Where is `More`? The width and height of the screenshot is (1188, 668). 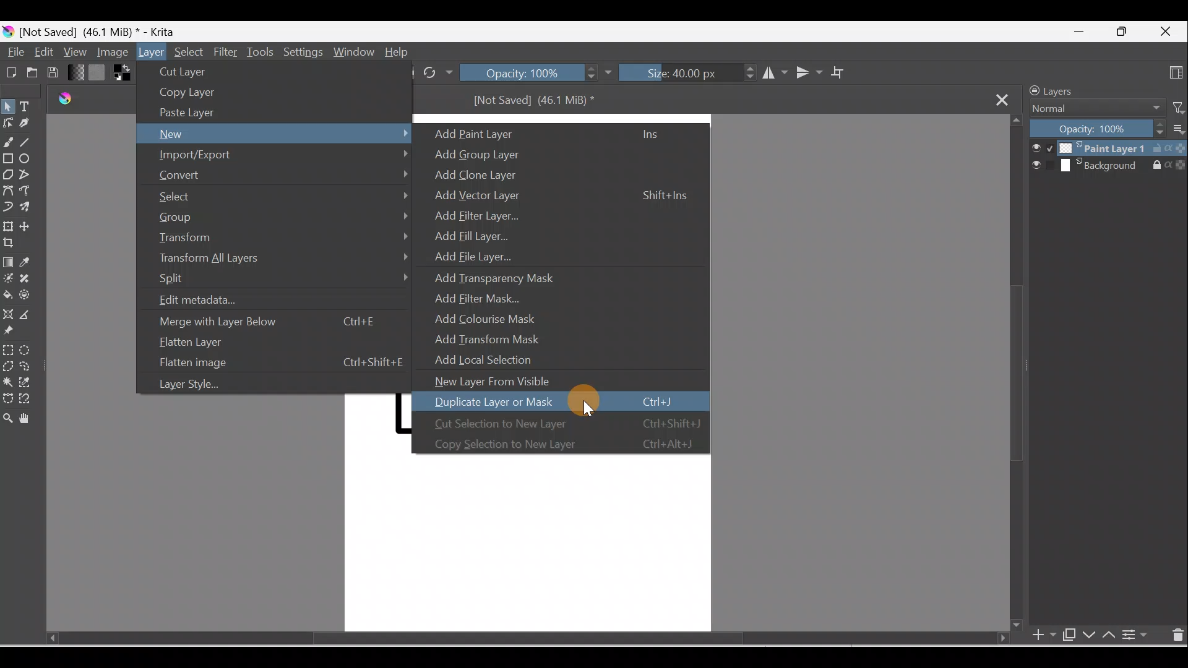 More is located at coordinates (1177, 131).